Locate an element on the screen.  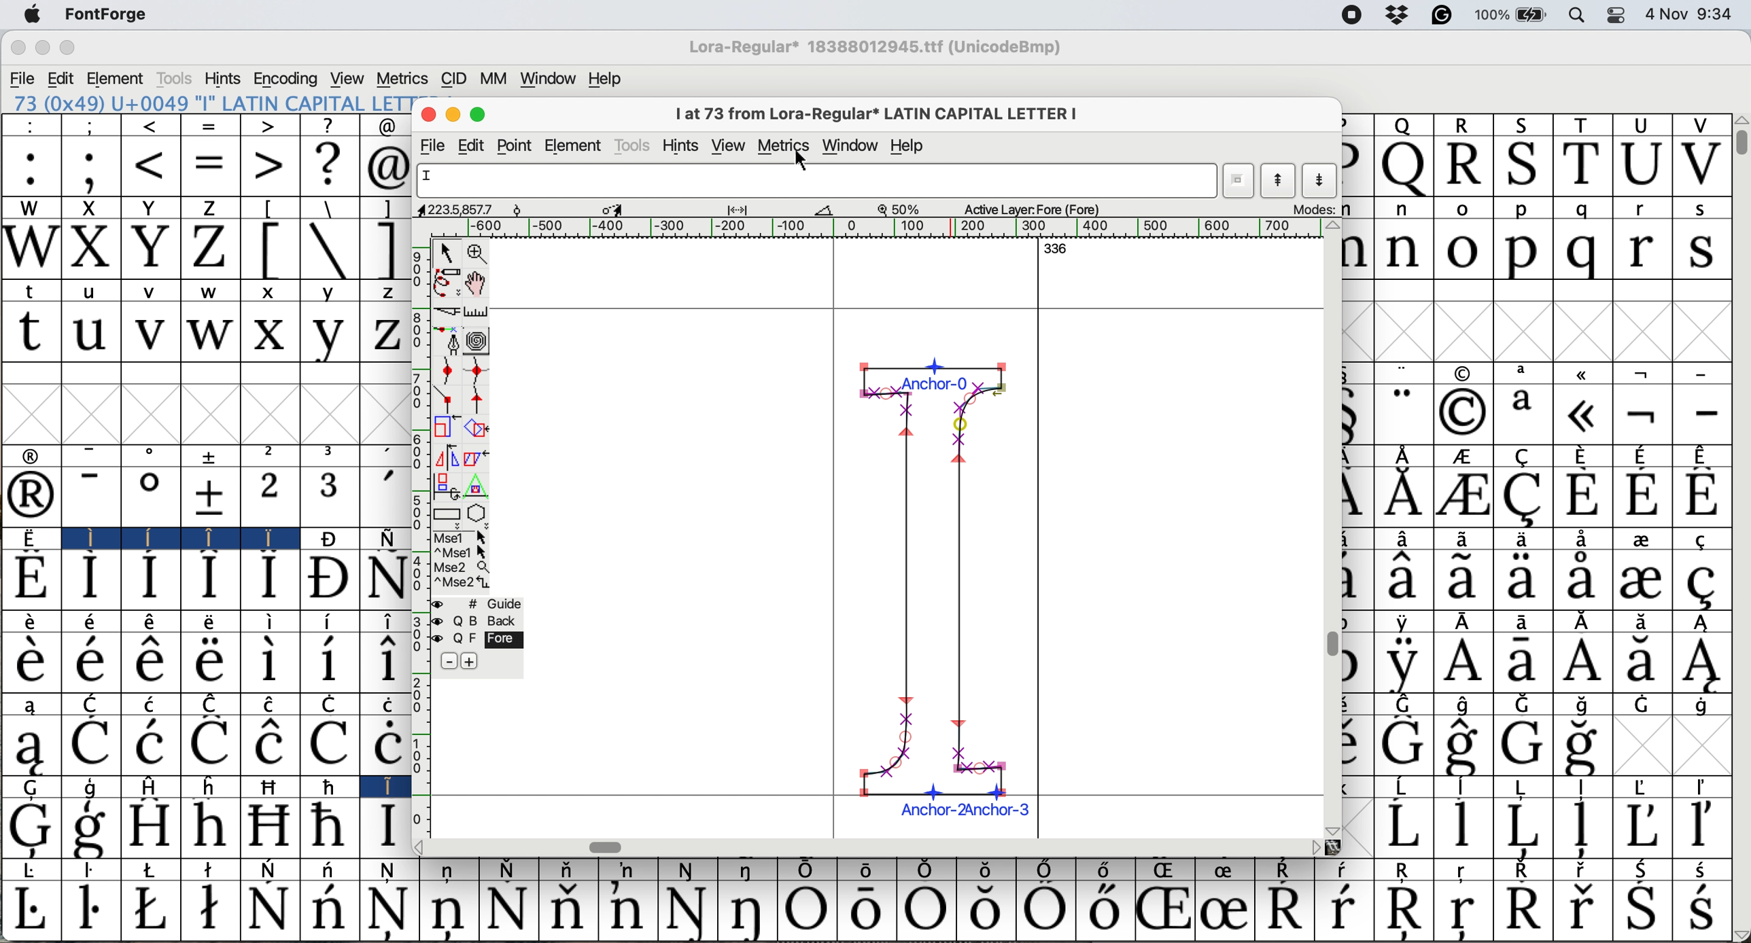
Symbol is located at coordinates (509, 910).